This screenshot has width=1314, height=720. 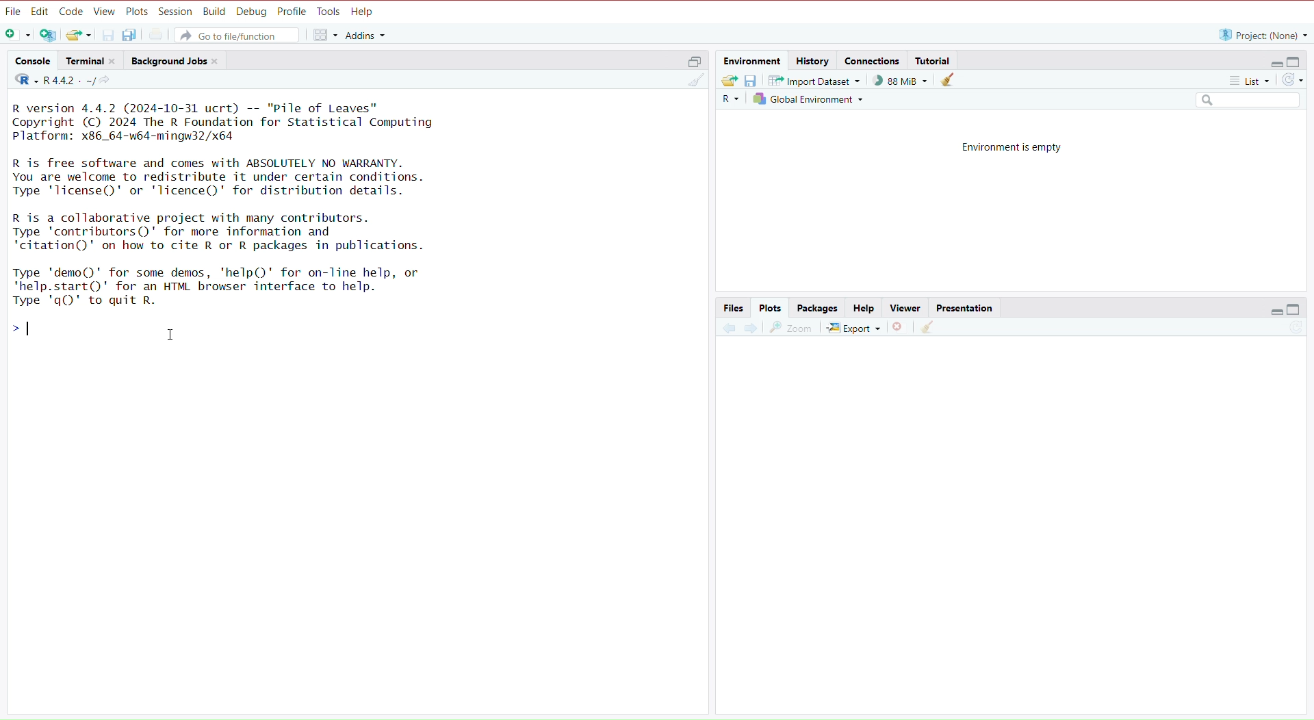 I want to click on Help, so click(x=864, y=307).